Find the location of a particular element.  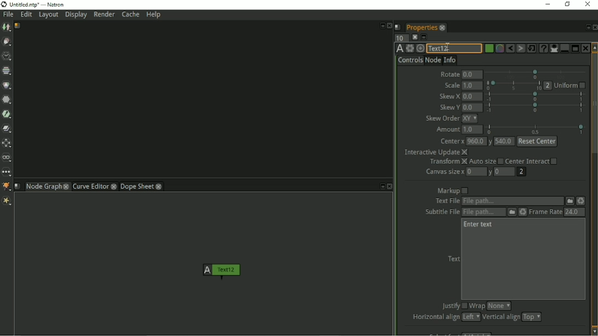

left is located at coordinates (470, 317).